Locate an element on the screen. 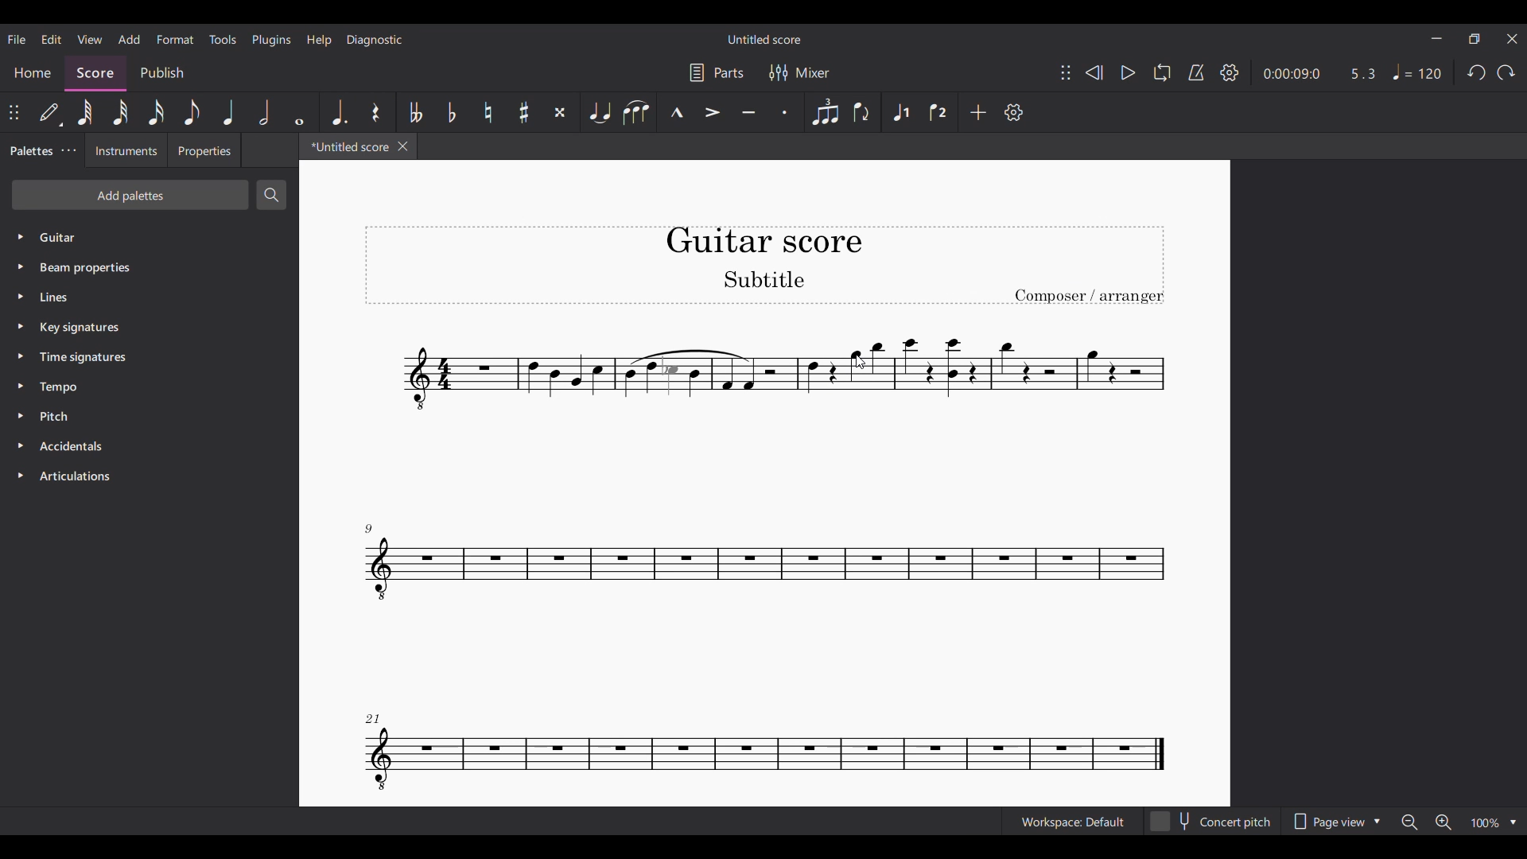  32nd note is located at coordinates (120, 112).